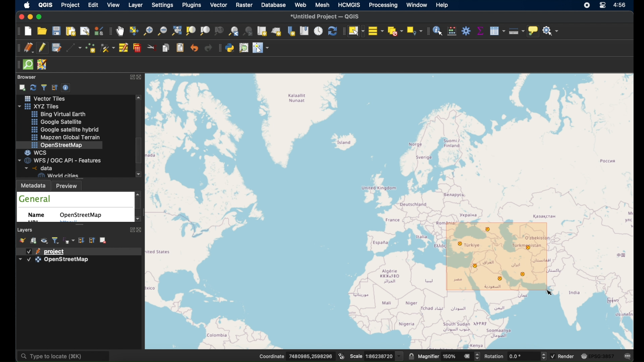  What do you see at coordinates (305, 31) in the screenshot?
I see `show spatial bookmarks` at bounding box center [305, 31].